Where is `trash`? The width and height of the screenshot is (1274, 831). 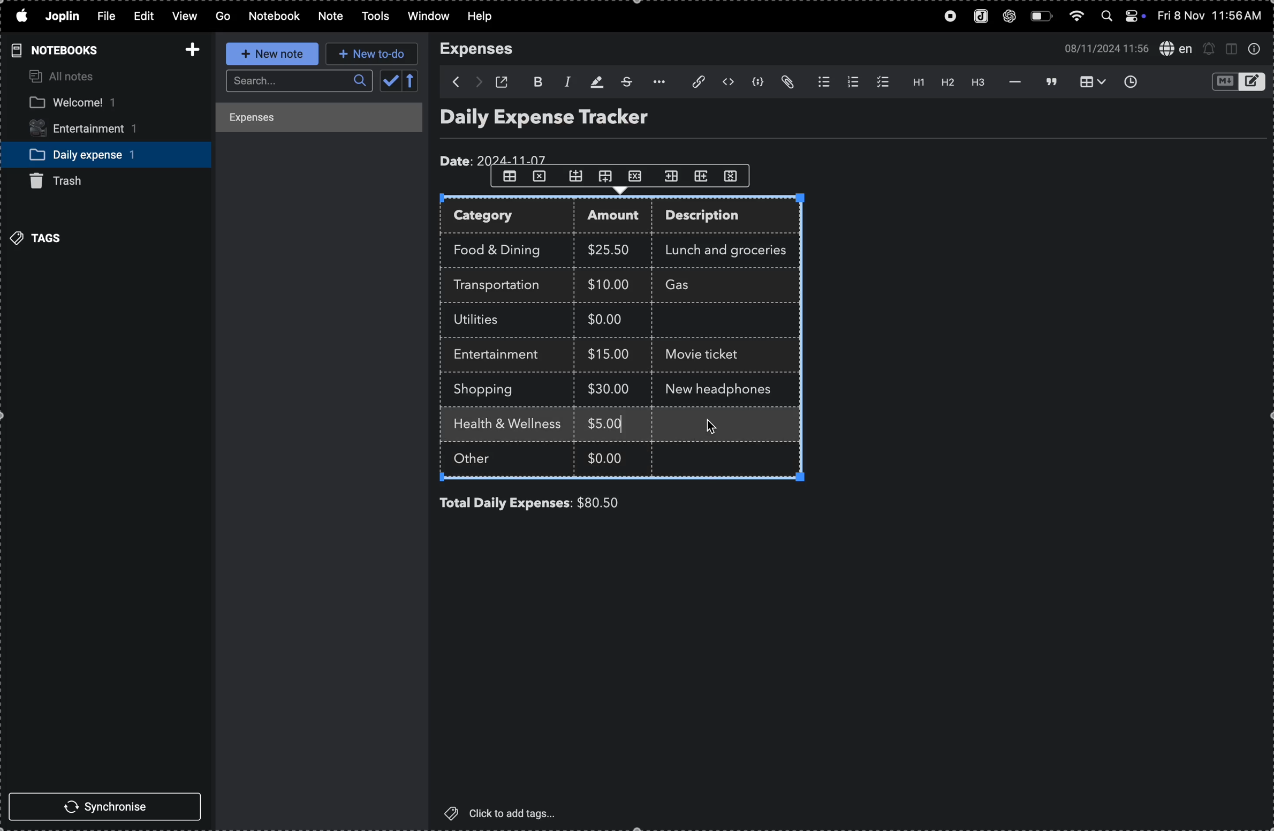
trash is located at coordinates (65, 181).